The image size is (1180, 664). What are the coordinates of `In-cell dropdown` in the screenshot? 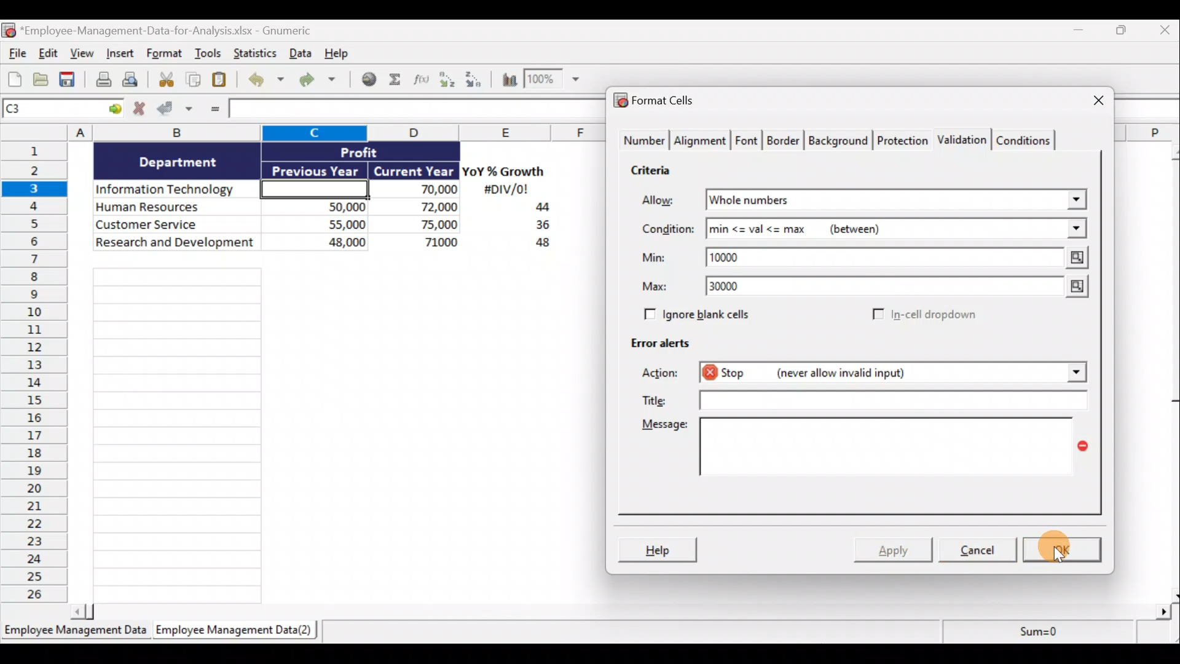 It's located at (923, 315).